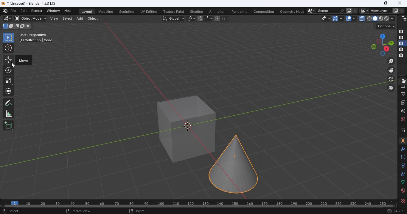 Image resolution: width=407 pixels, height=214 pixels. Describe the element at coordinates (174, 18) in the screenshot. I see `Transformation orientation` at that location.